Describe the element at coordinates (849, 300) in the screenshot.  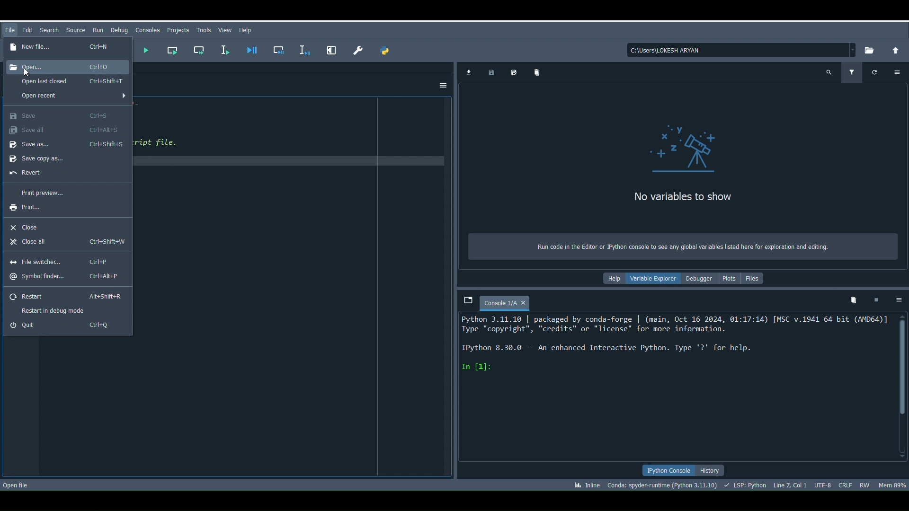
I see `Remove all variables from namespace` at that location.